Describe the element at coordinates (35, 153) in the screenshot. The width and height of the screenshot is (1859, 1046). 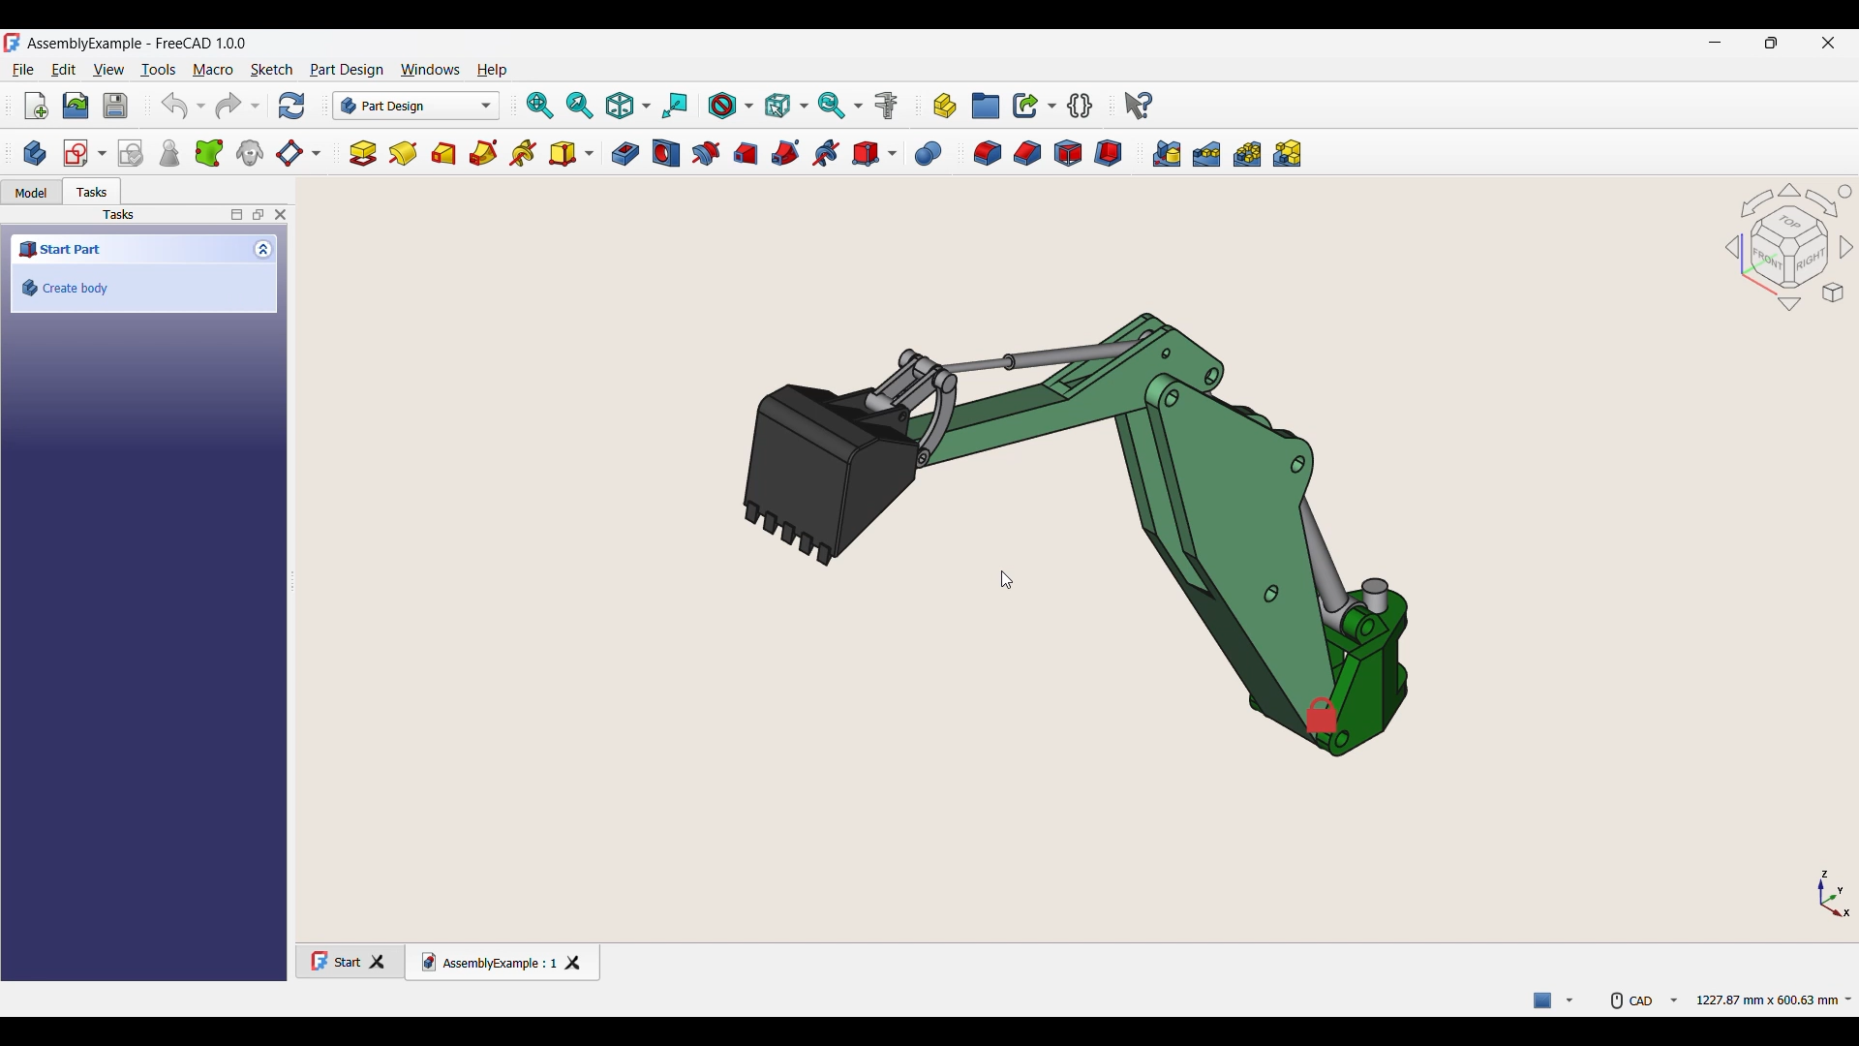
I see `Create body` at that location.